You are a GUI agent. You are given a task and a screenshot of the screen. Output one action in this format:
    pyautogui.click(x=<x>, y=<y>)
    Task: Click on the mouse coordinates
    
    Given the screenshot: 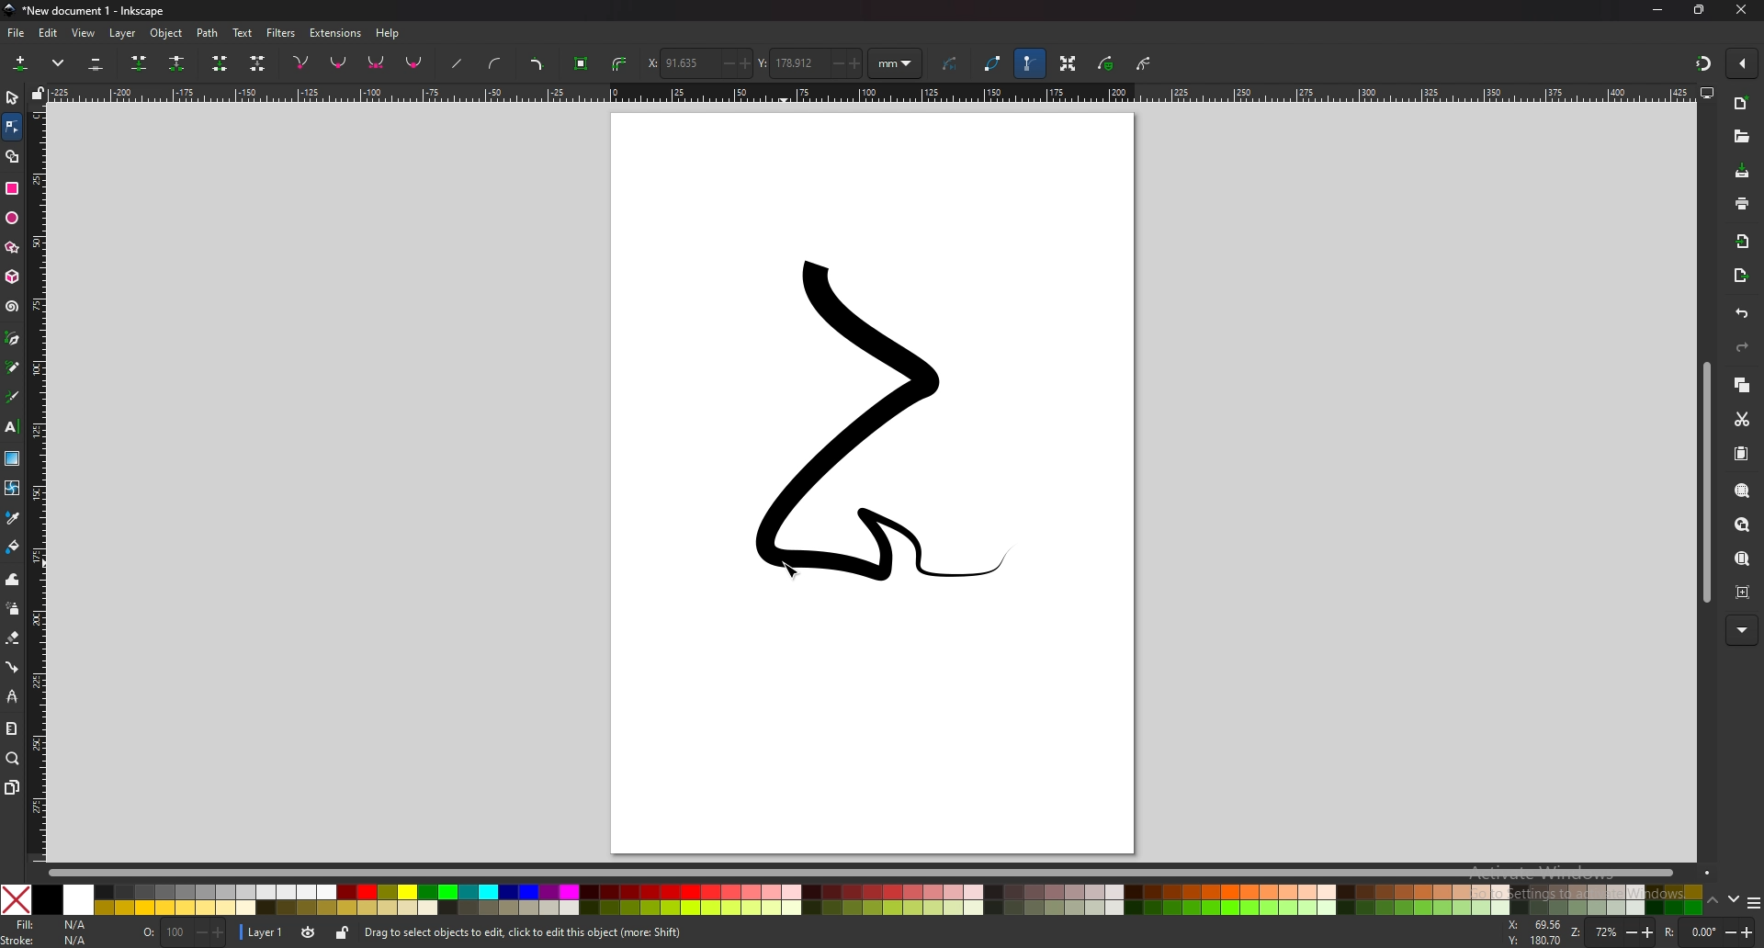 What is the action you would take?
    pyautogui.click(x=1532, y=932)
    